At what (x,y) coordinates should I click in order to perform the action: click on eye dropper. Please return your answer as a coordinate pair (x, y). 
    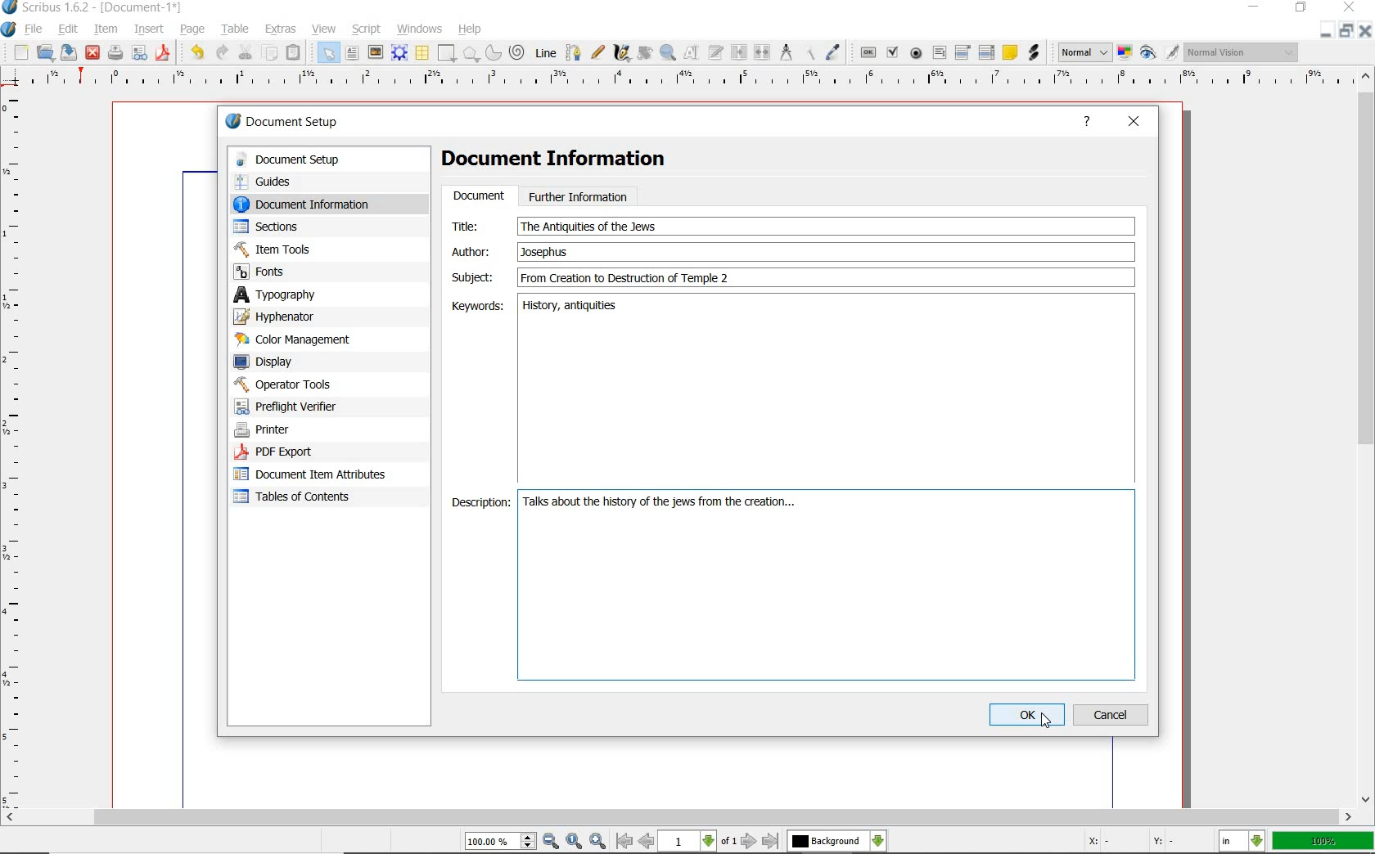
    Looking at the image, I should click on (834, 52).